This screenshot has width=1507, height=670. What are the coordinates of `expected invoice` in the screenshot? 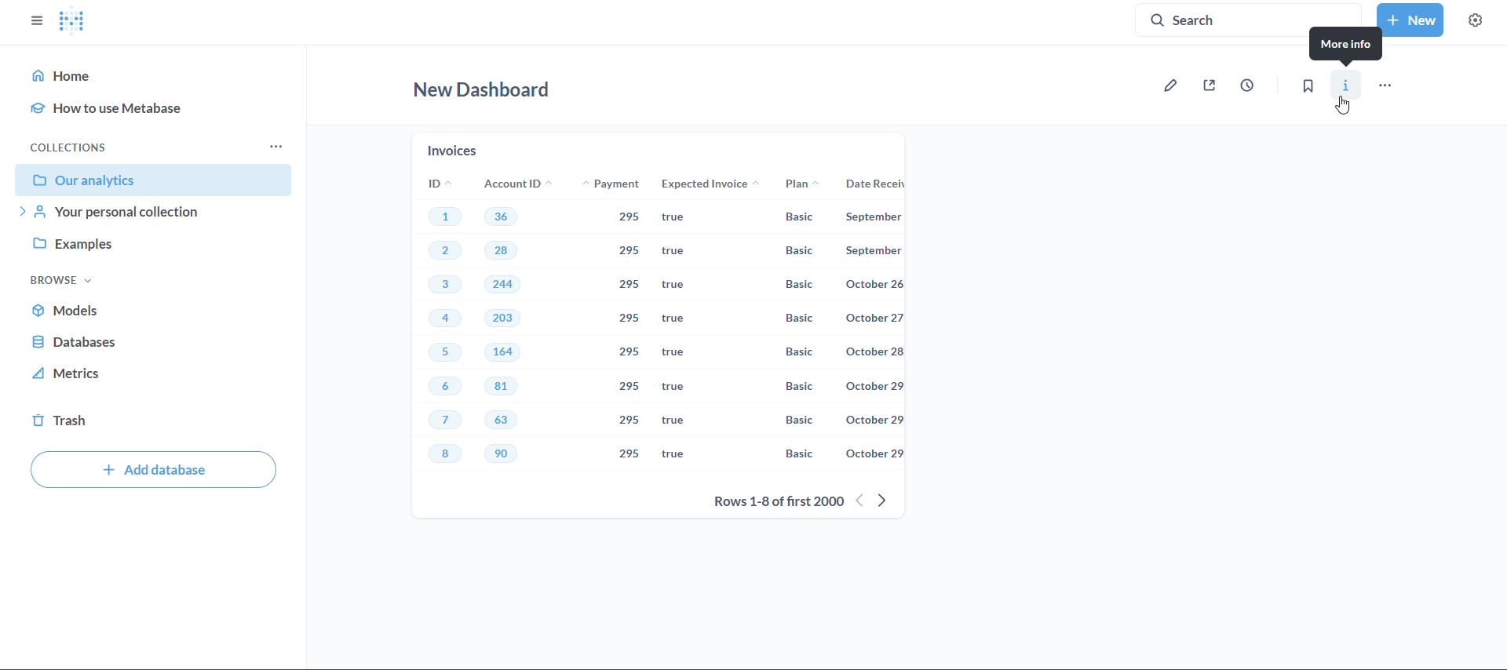 It's located at (713, 184).